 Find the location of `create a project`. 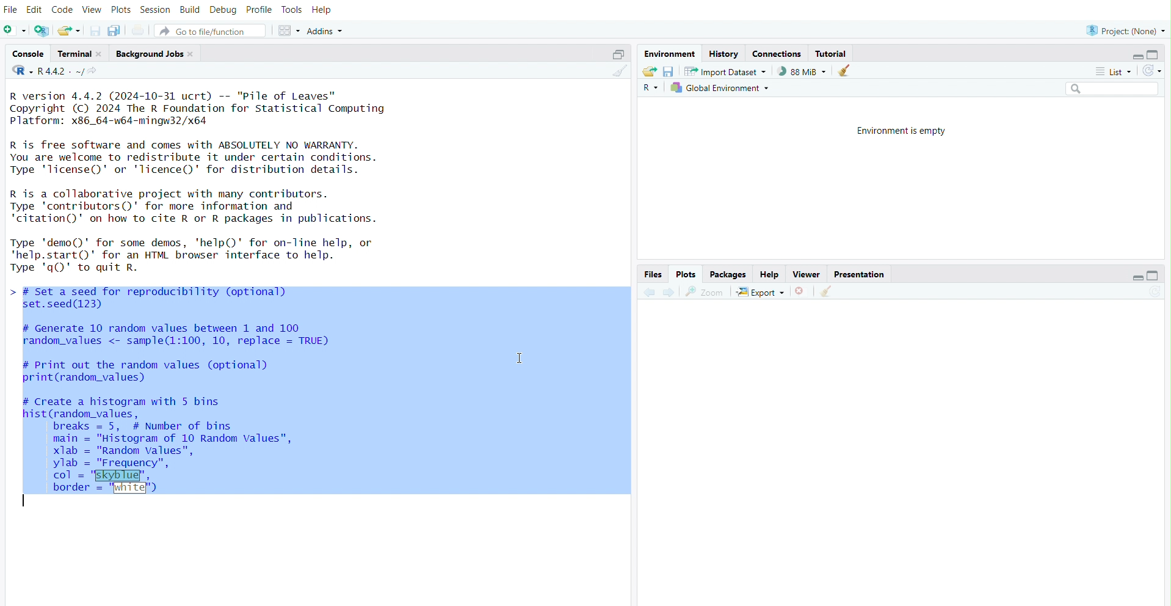

create a project is located at coordinates (42, 31).